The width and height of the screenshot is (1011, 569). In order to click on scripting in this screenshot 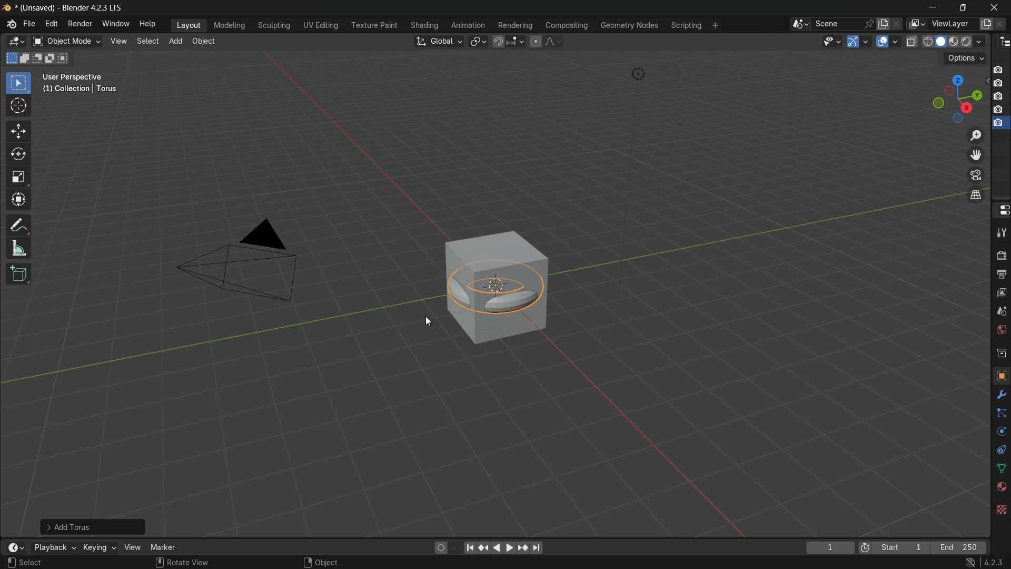, I will do `click(686, 26)`.